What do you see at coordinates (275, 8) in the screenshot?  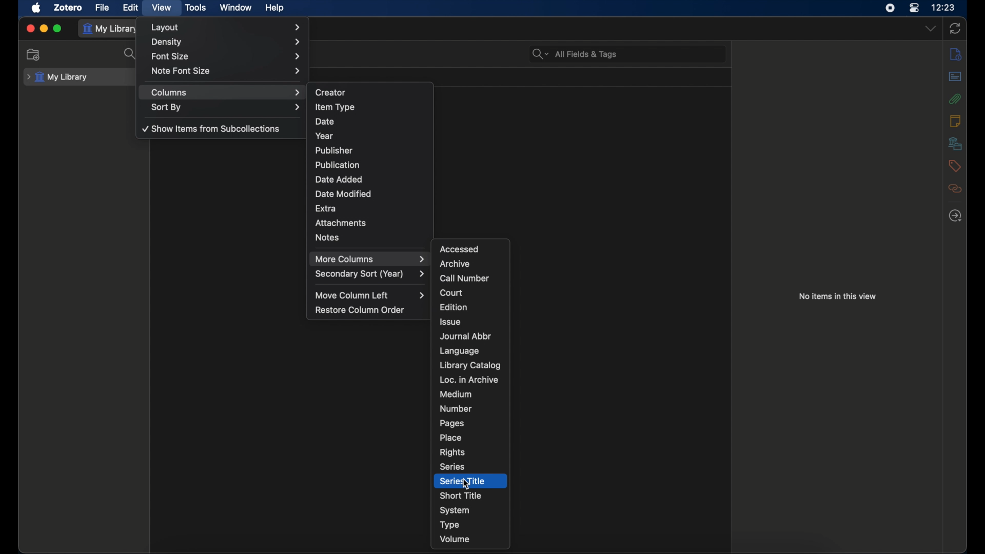 I see `help` at bounding box center [275, 8].